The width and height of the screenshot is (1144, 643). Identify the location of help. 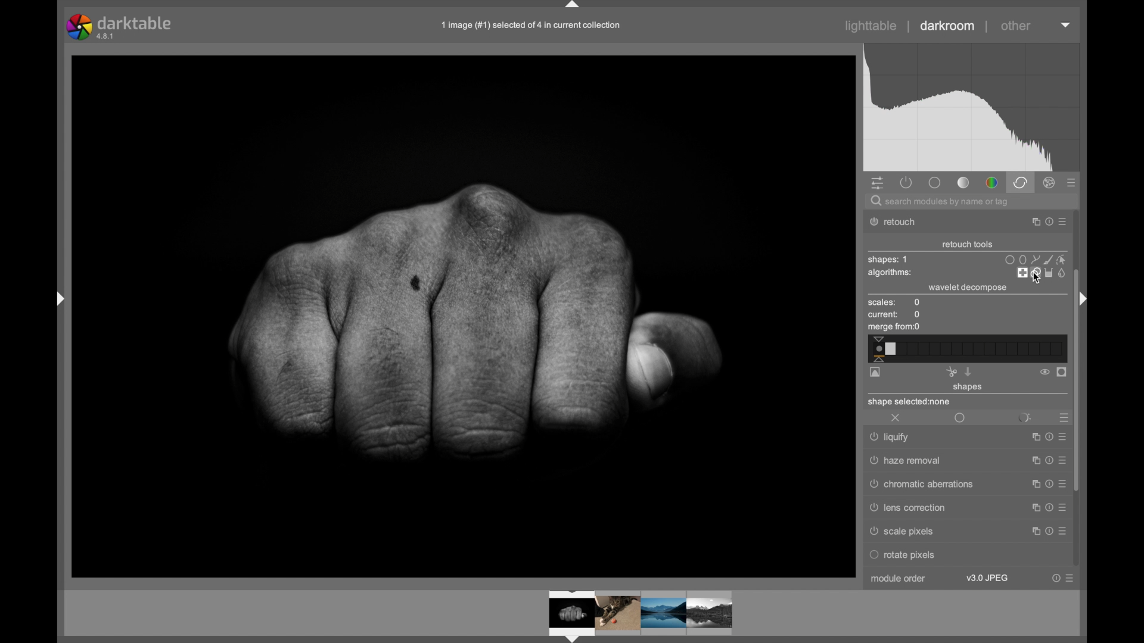
(1056, 578).